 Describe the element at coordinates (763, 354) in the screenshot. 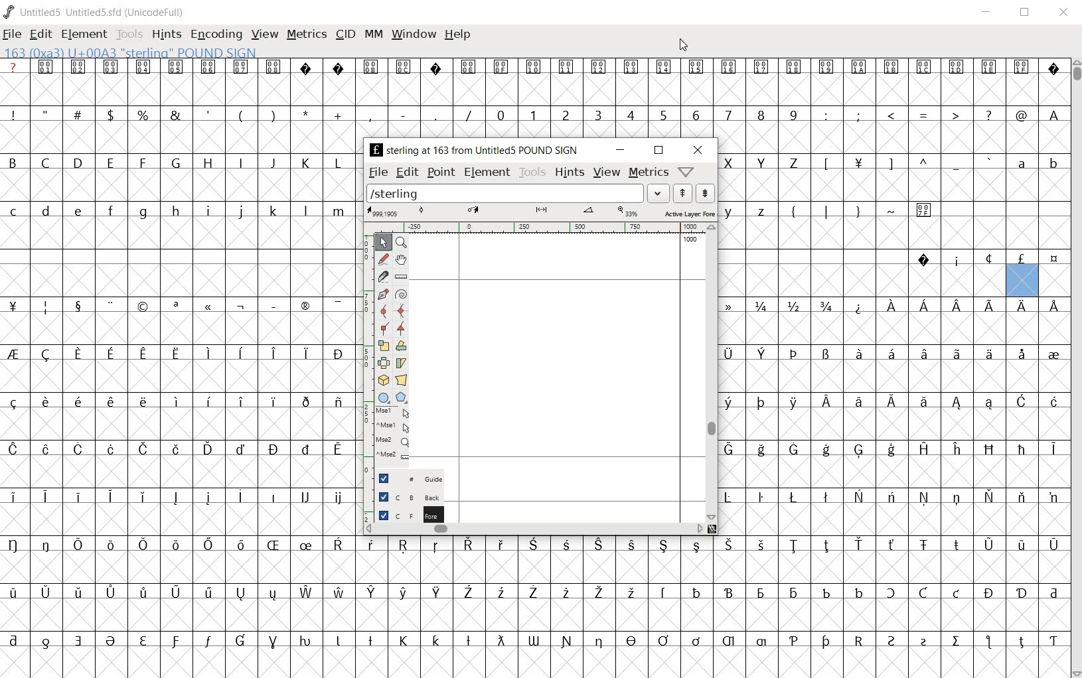

I see `Symbol` at that location.